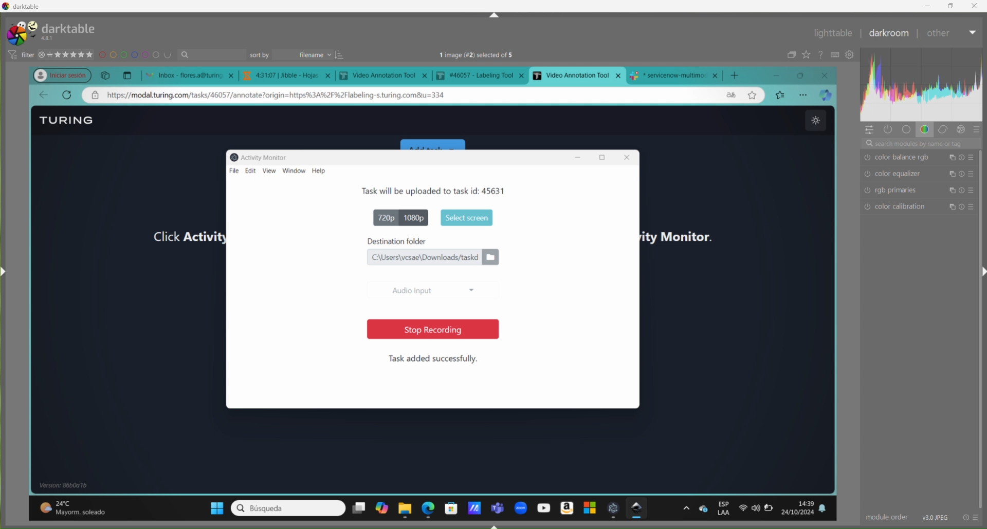 The width and height of the screenshot is (987, 529). I want to click on sound, so click(756, 508).